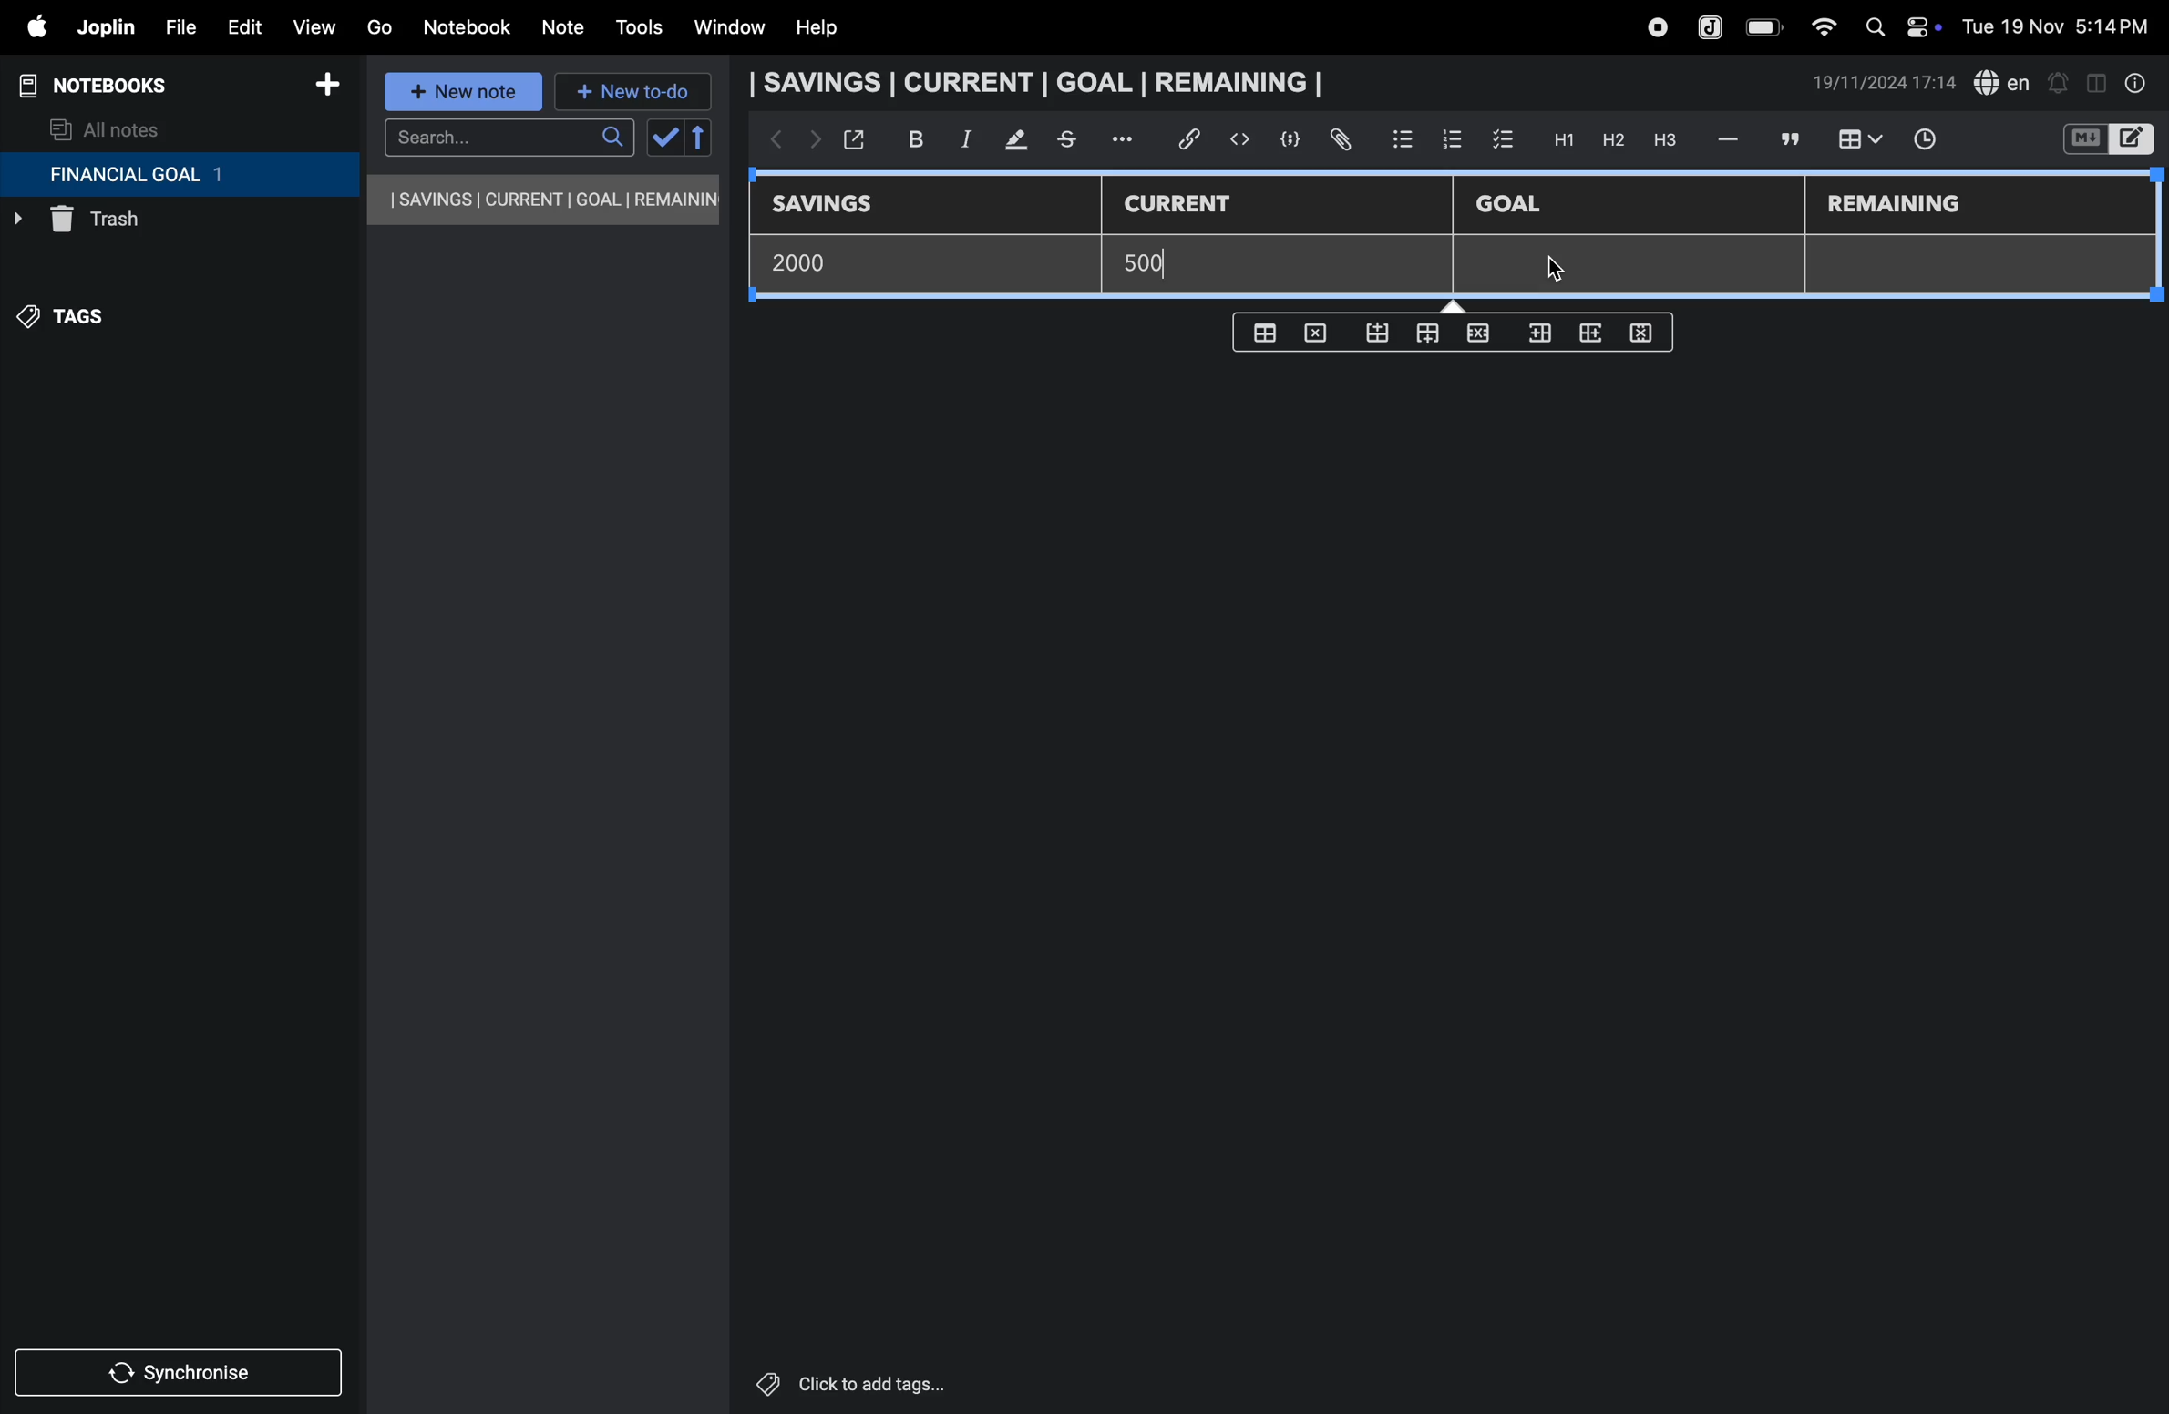 This screenshot has height=1414, width=2169. I want to click on check box, so click(1504, 140).